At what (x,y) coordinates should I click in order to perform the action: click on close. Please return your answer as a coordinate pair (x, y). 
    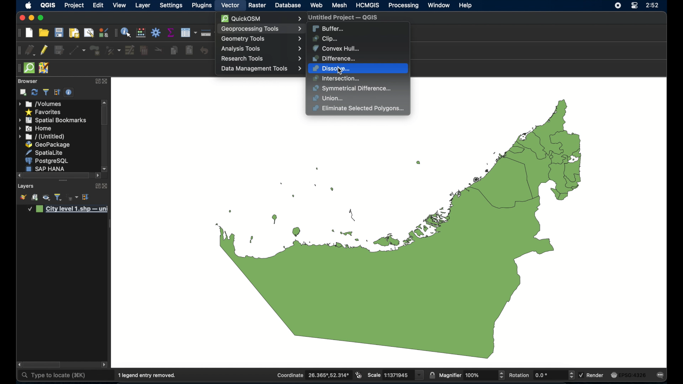
    Looking at the image, I should click on (106, 81).